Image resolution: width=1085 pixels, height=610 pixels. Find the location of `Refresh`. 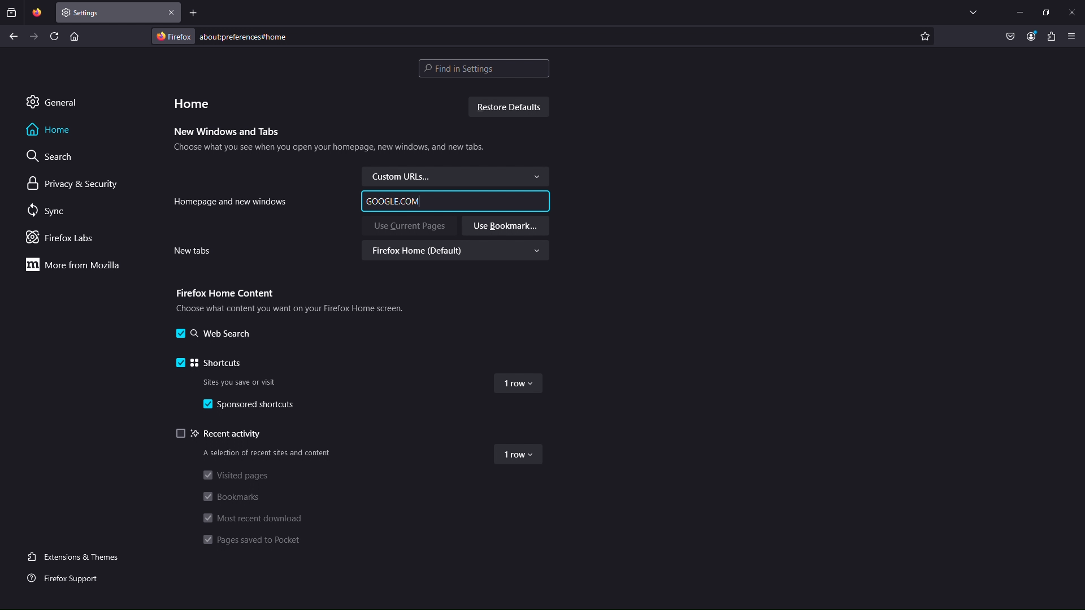

Refresh is located at coordinates (55, 36).